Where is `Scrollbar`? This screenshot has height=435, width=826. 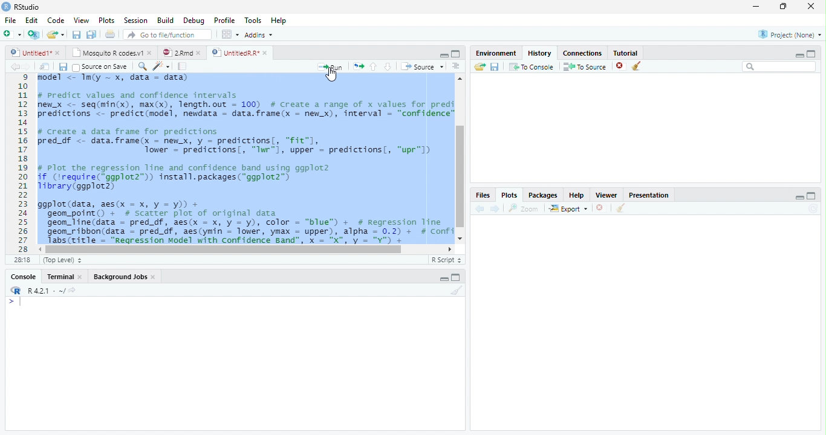
Scrollbar is located at coordinates (460, 159).